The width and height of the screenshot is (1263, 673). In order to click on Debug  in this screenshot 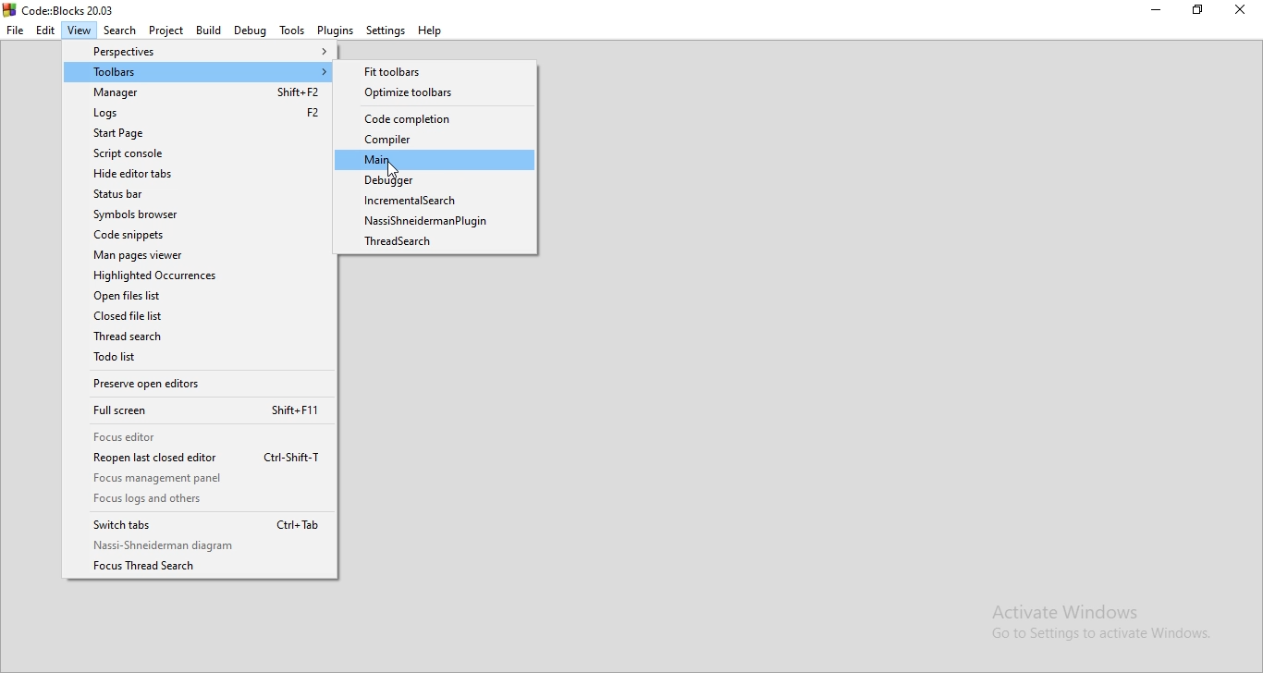, I will do `click(251, 30)`.